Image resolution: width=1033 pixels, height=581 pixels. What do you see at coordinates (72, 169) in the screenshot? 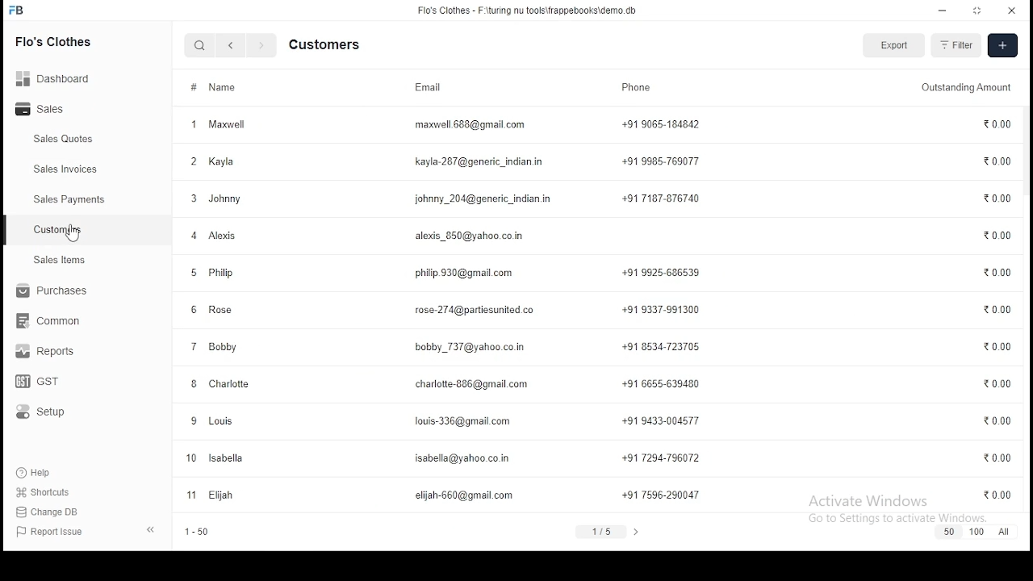
I see `Sales Invoices` at bounding box center [72, 169].